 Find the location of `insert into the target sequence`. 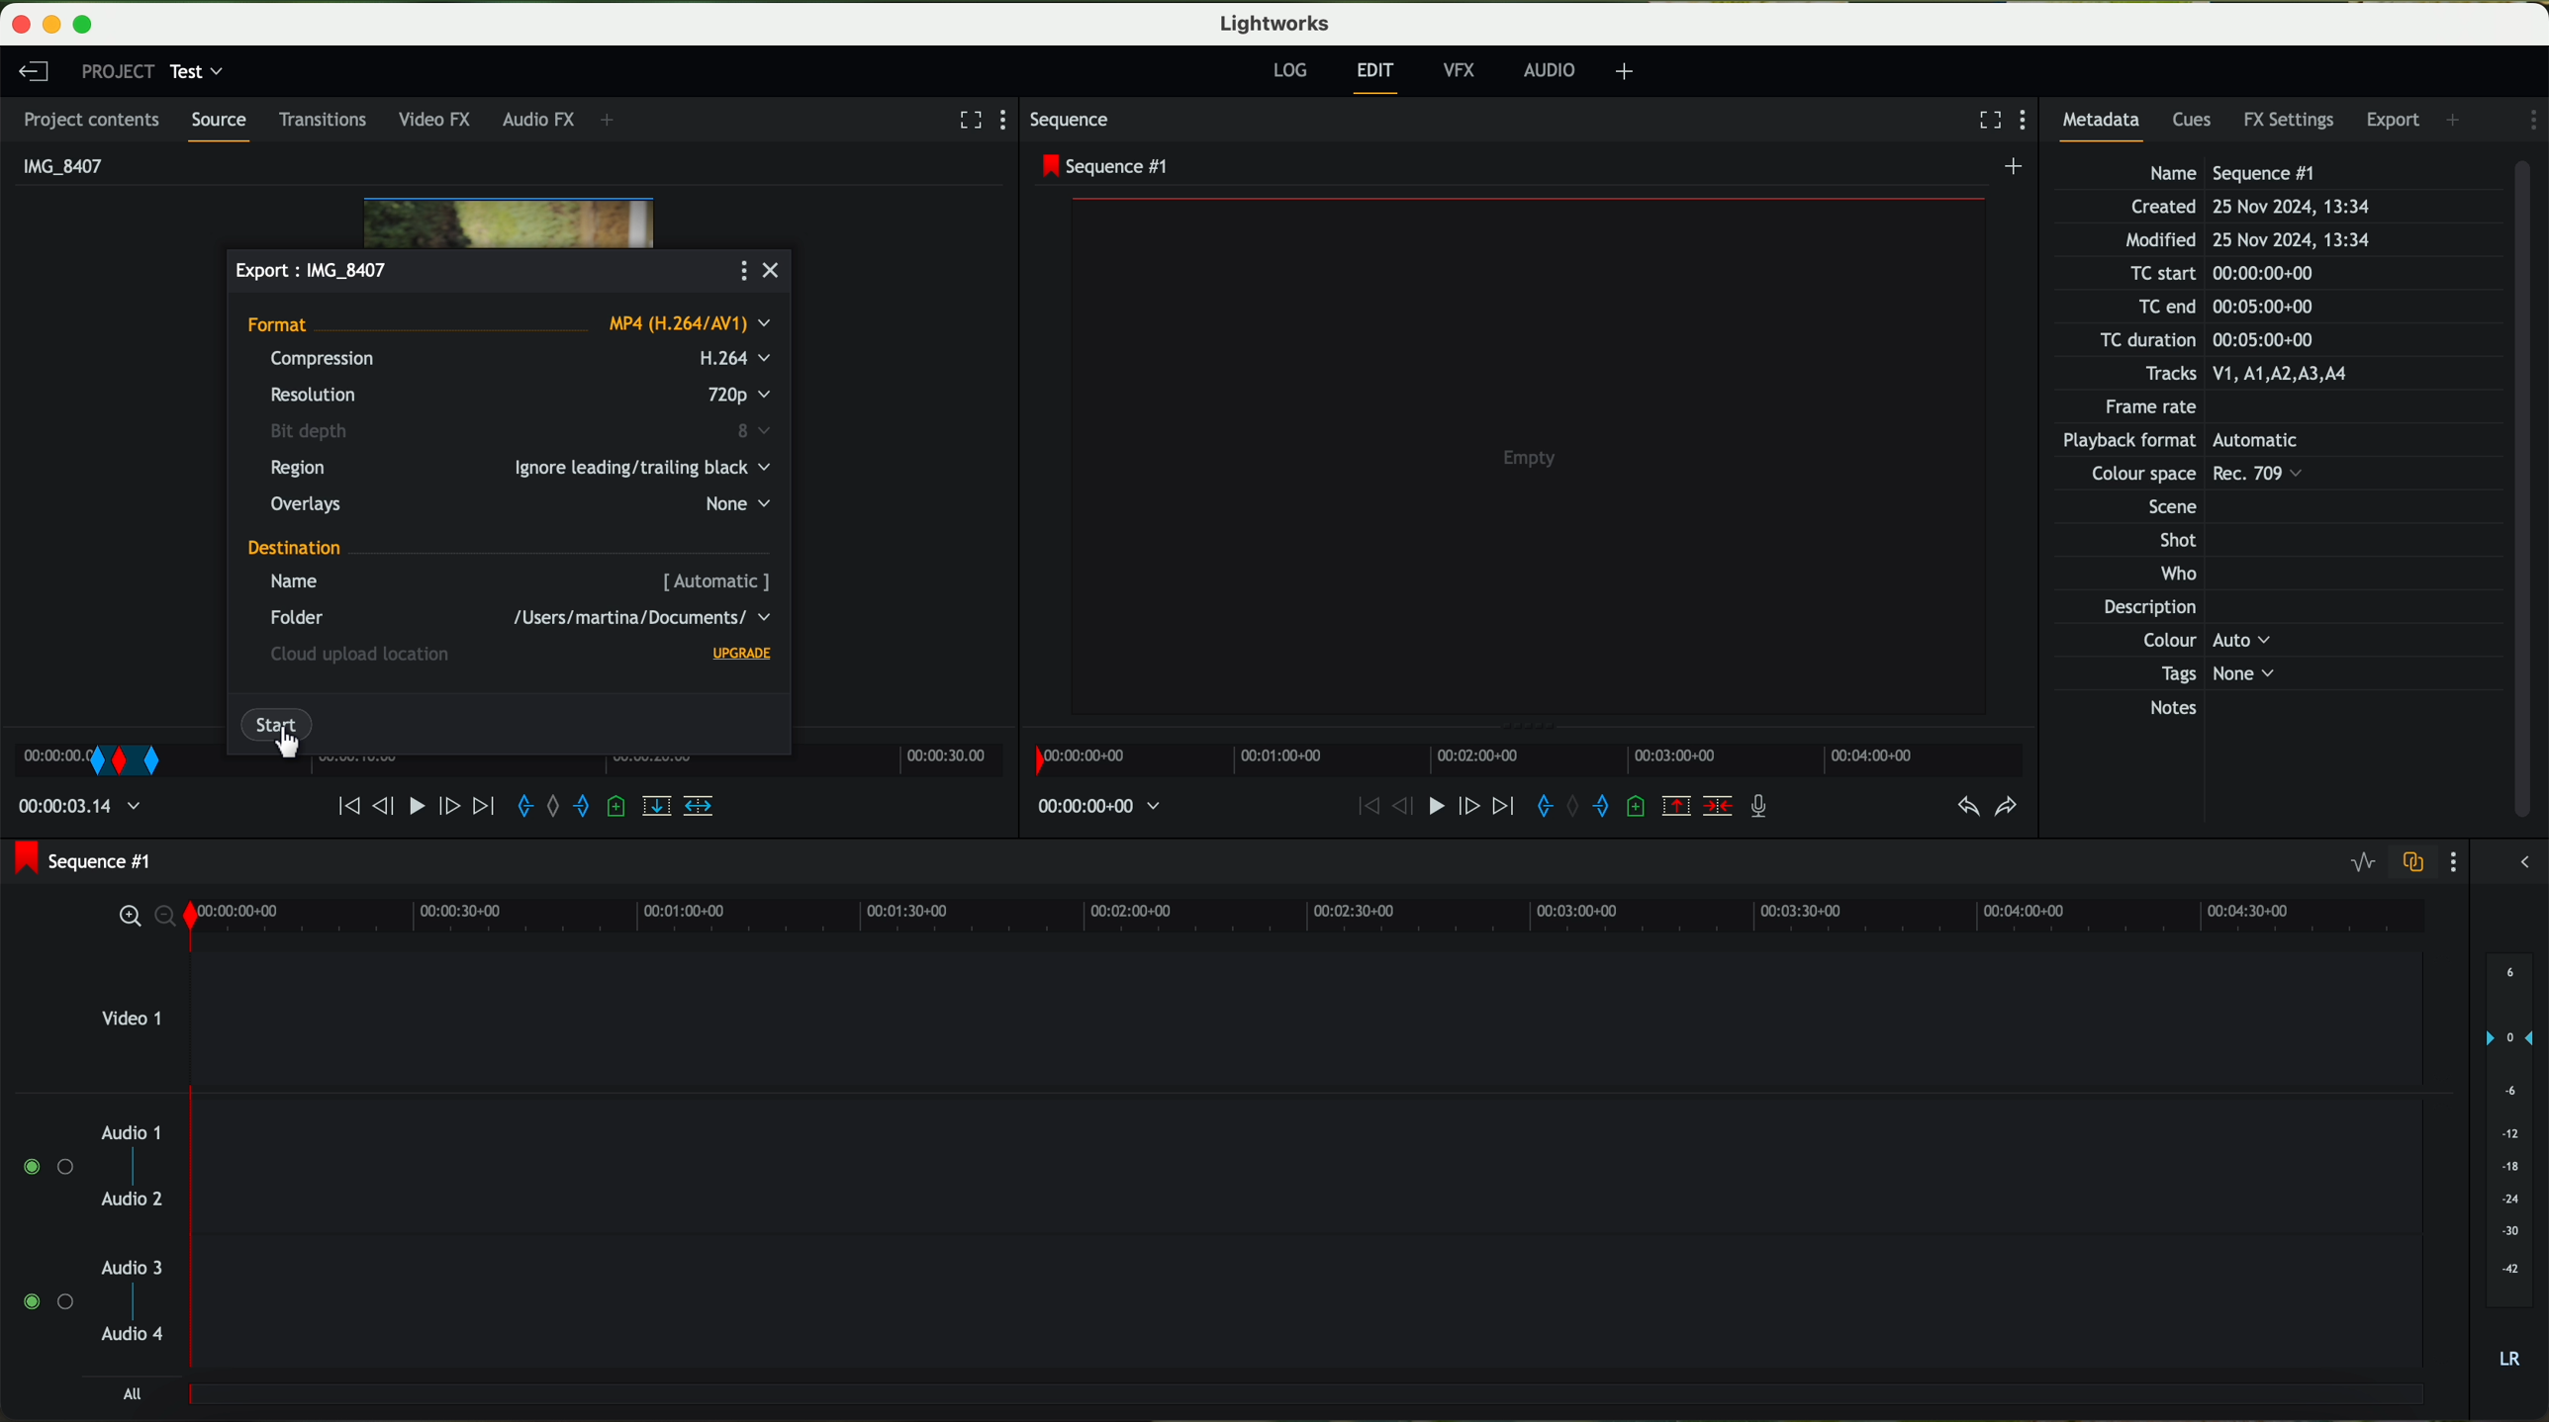

insert into the target sequence is located at coordinates (701, 805).